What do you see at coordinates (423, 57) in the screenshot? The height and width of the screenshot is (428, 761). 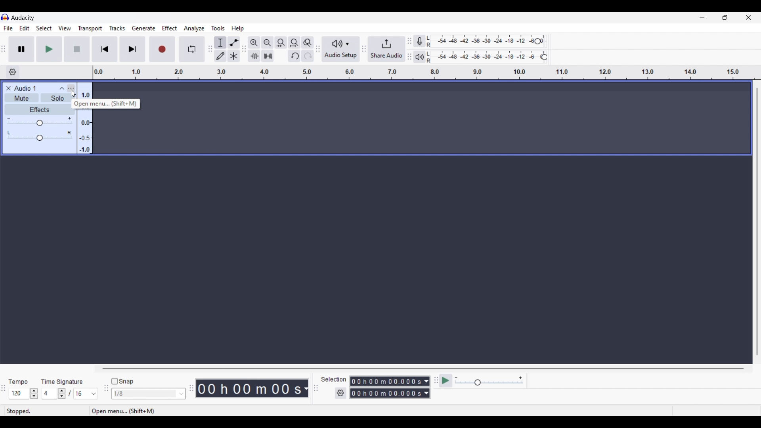 I see `Playback meter` at bounding box center [423, 57].